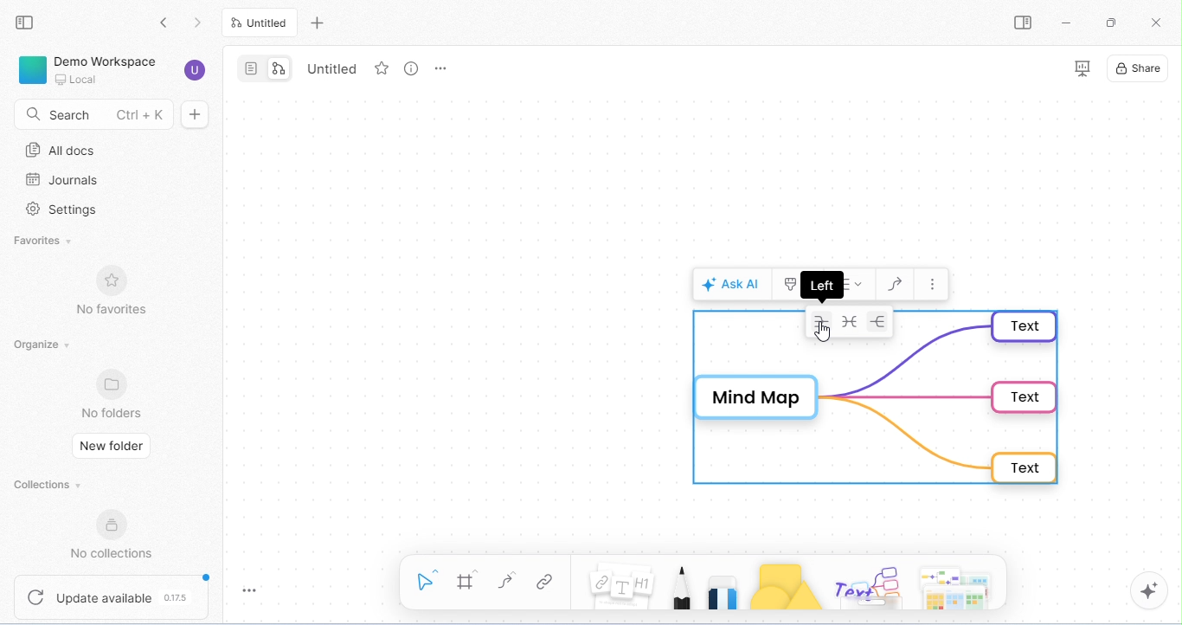  Describe the element at coordinates (822, 286) in the screenshot. I see `left dialog box` at that location.